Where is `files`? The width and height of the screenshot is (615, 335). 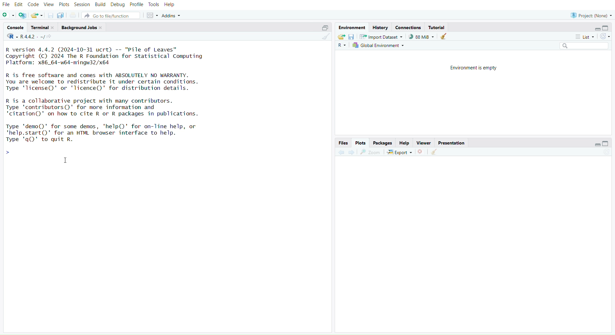
files is located at coordinates (342, 143).